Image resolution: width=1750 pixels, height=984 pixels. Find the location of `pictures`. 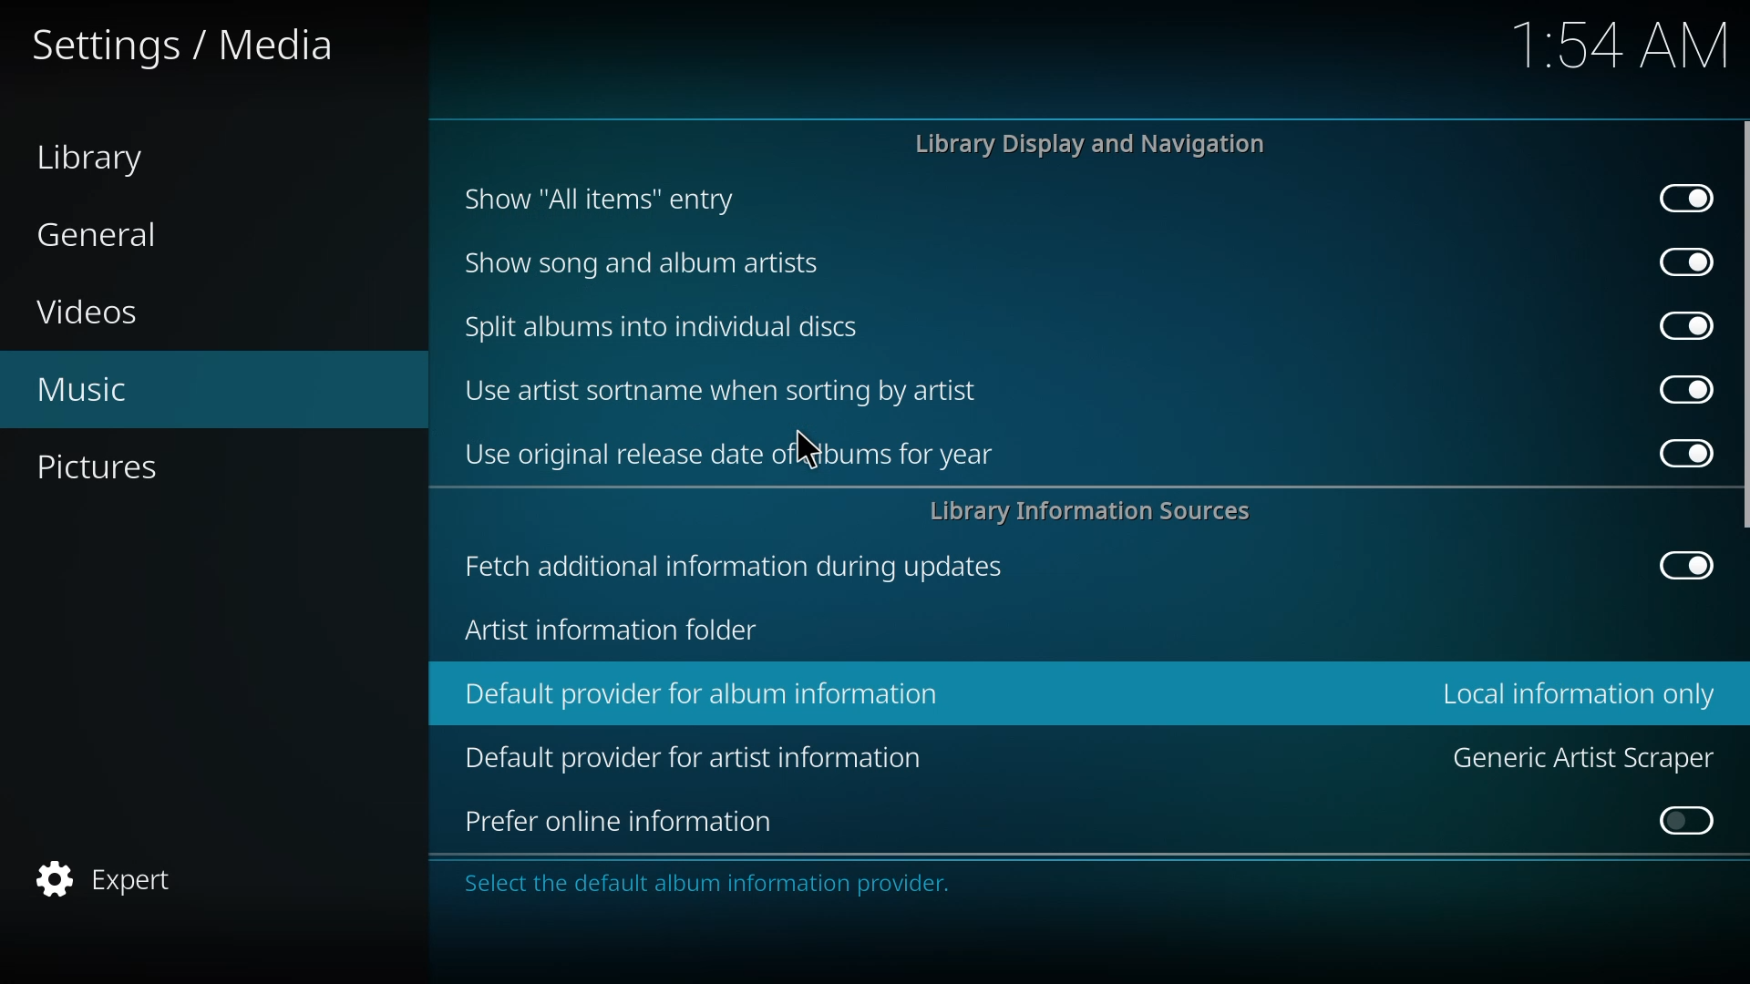

pictures is located at coordinates (100, 469).